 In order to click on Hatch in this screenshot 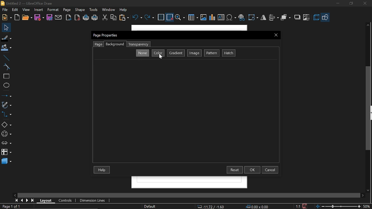, I will do `click(229, 53)`.